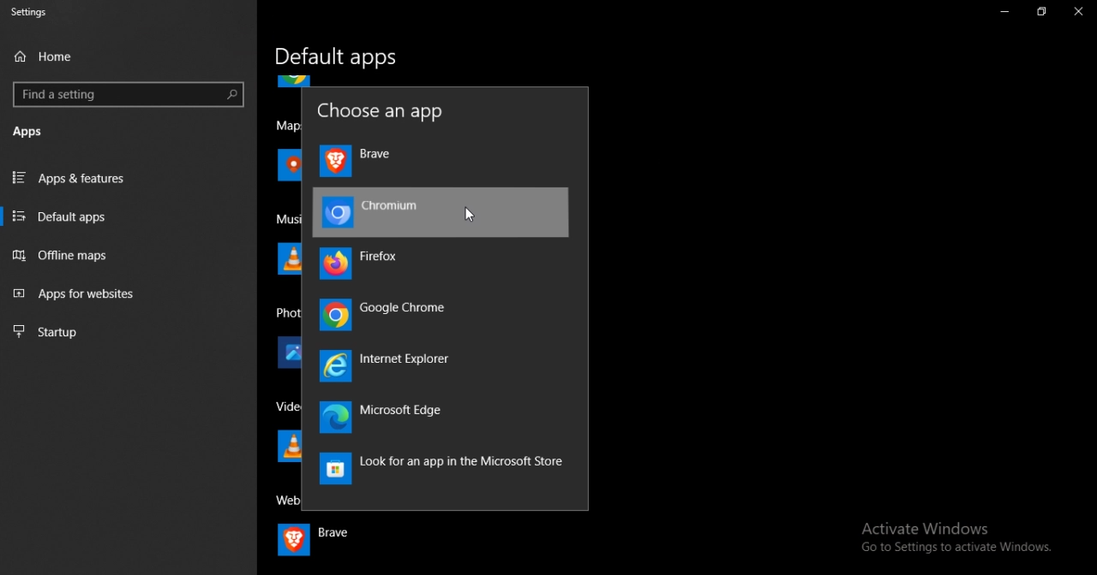  What do you see at coordinates (295, 82) in the screenshot?
I see `icon` at bounding box center [295, 82].